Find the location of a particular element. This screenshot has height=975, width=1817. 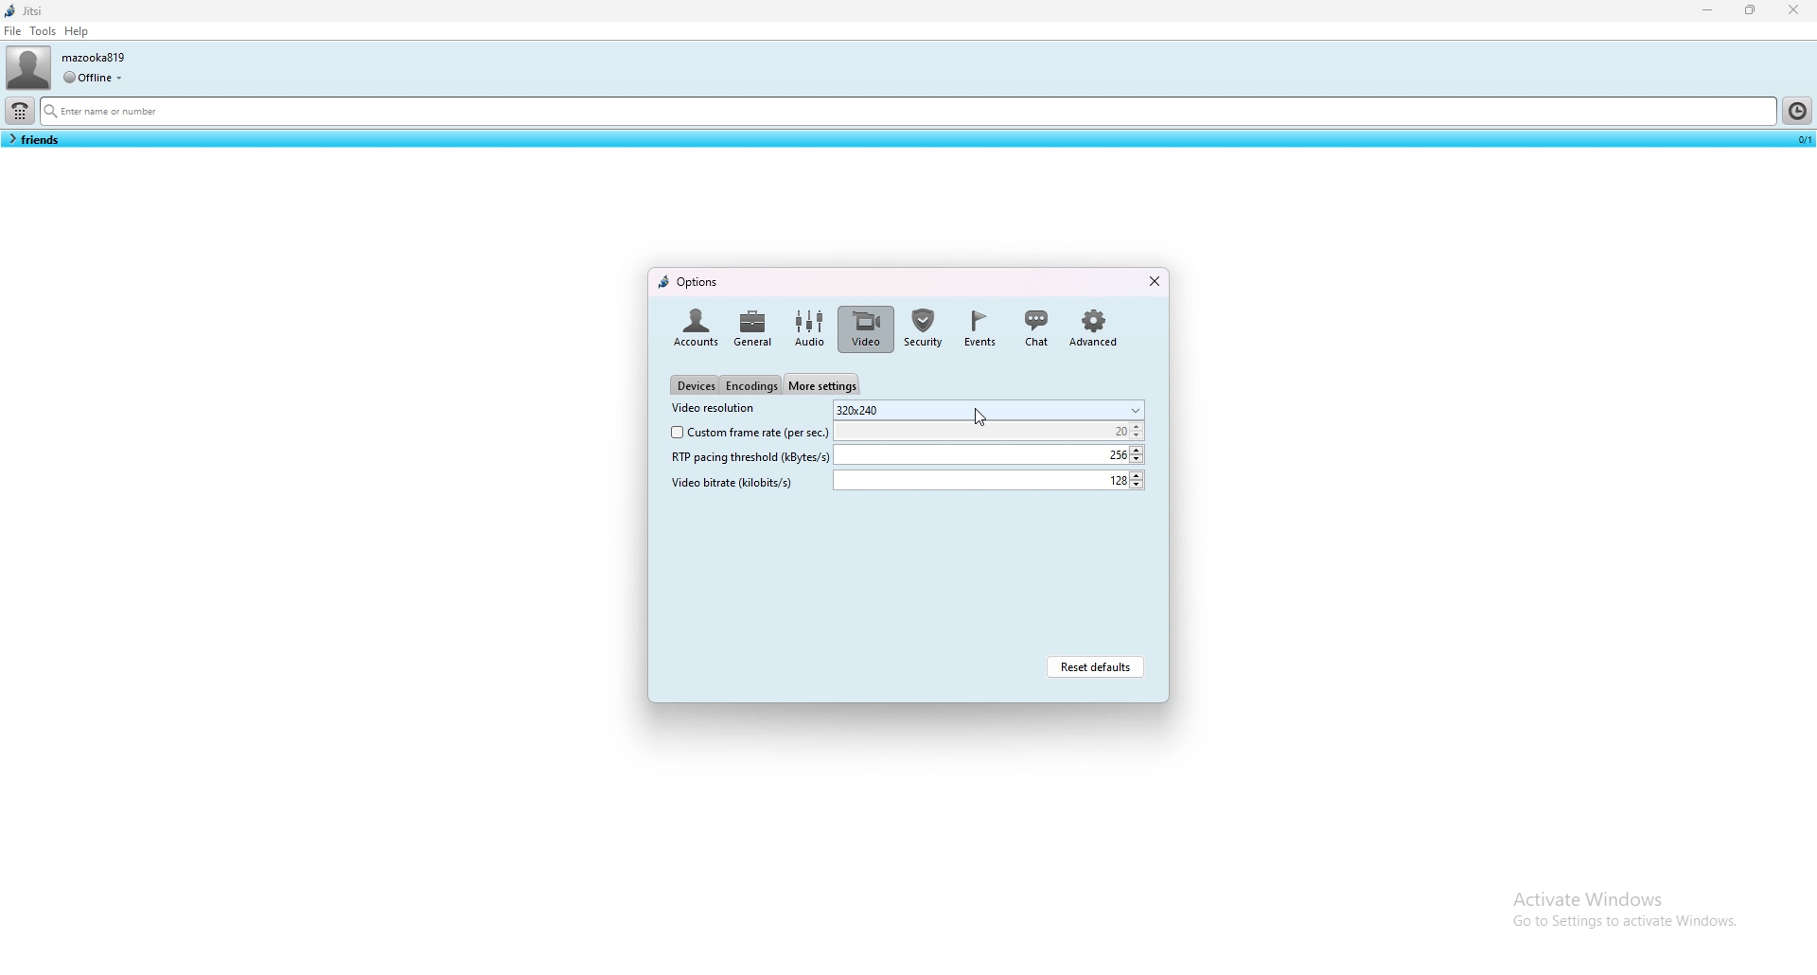

rtp pacing threshold is located at coordinates (991, 454).